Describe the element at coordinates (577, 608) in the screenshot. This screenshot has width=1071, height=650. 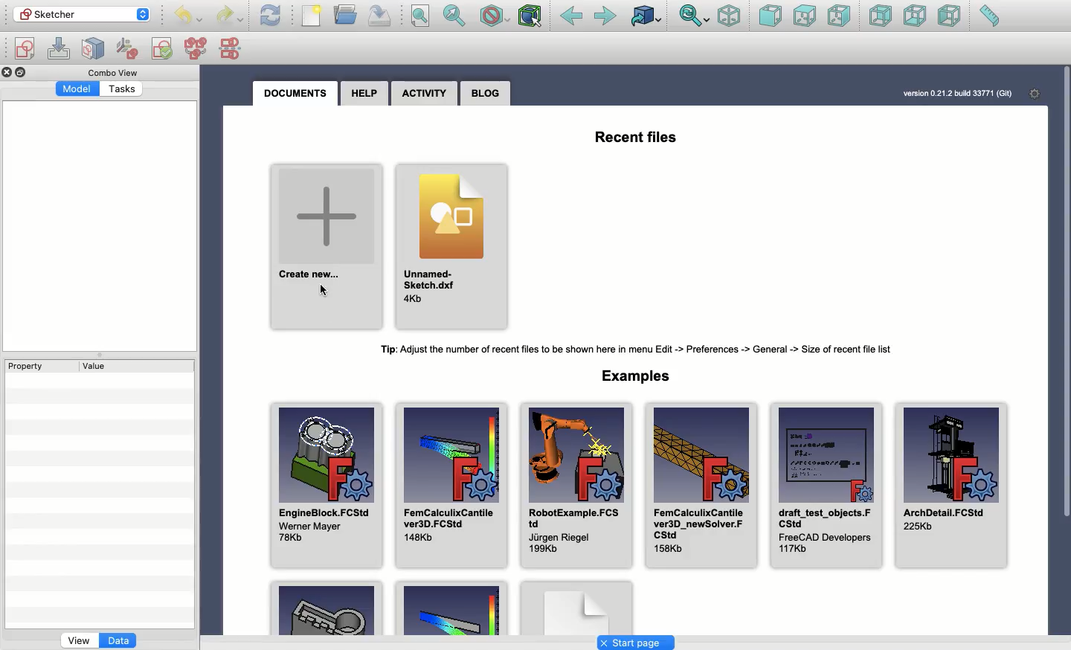
I see `Example 3` at that location.